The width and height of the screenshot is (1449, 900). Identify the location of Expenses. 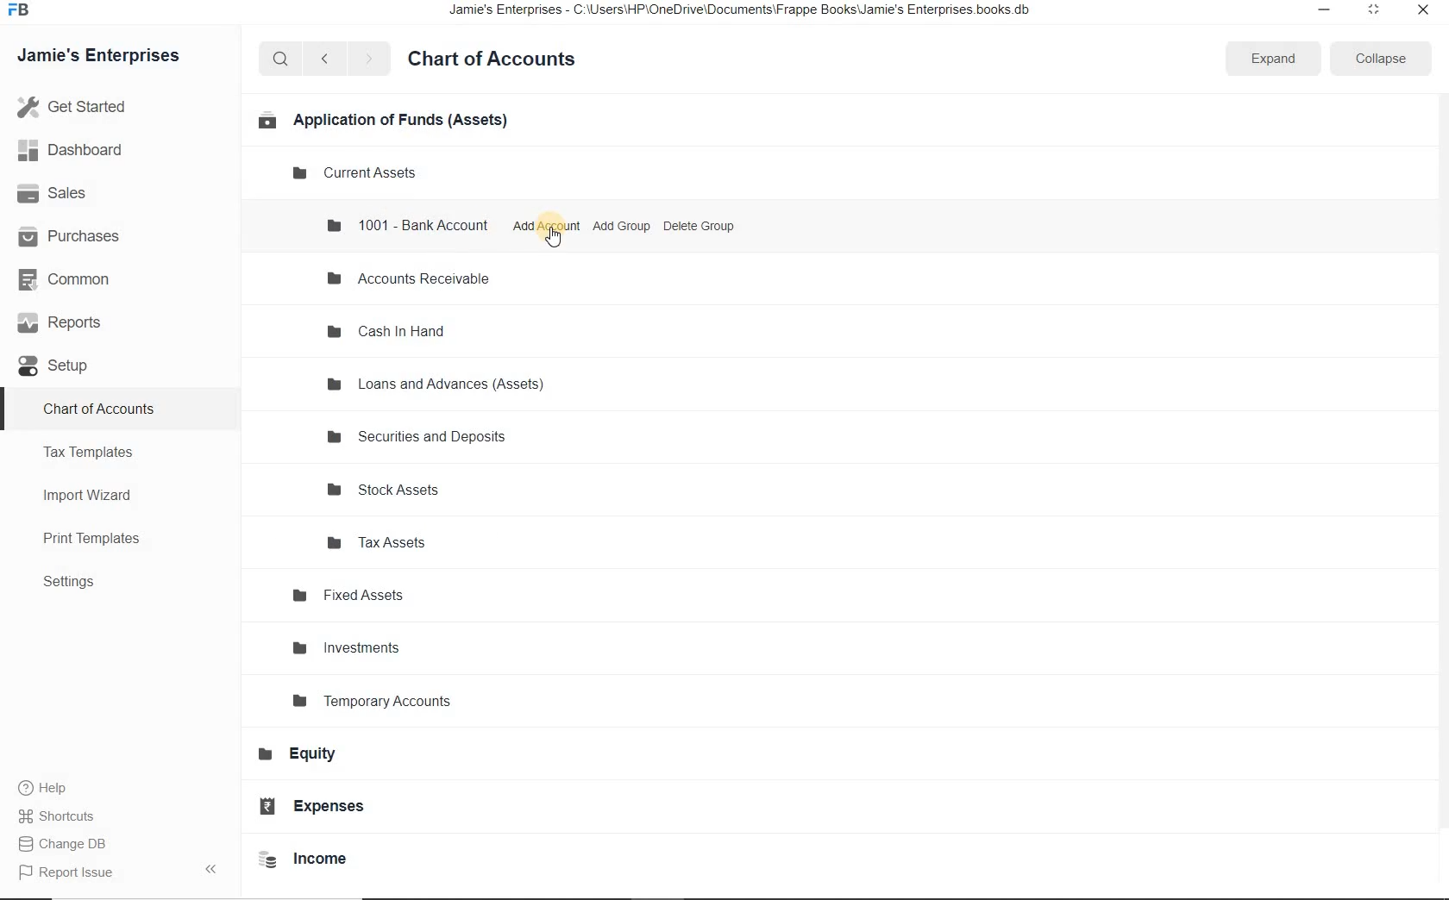
(321, 806).